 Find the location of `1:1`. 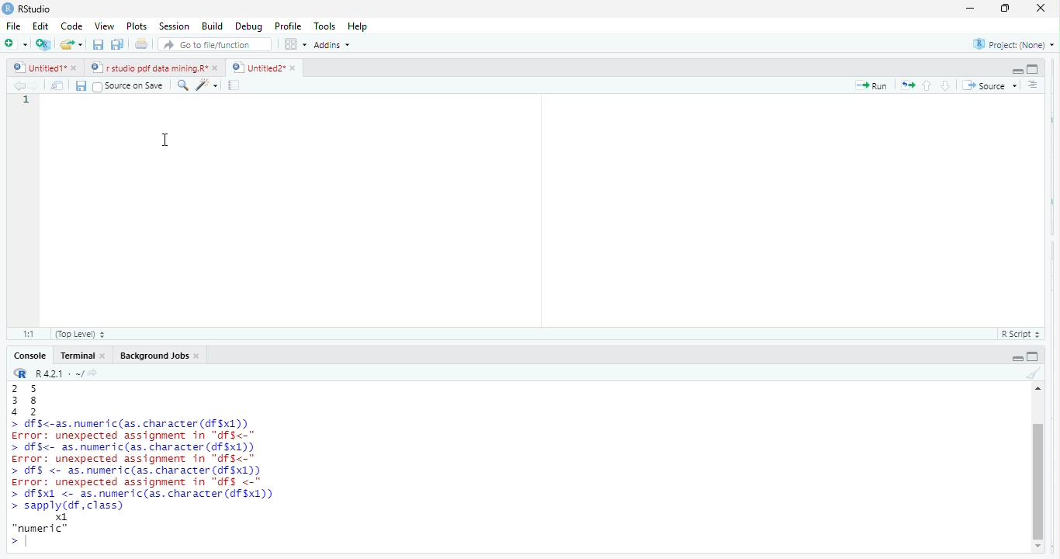

1:1 is located at coordinates (29, 334).